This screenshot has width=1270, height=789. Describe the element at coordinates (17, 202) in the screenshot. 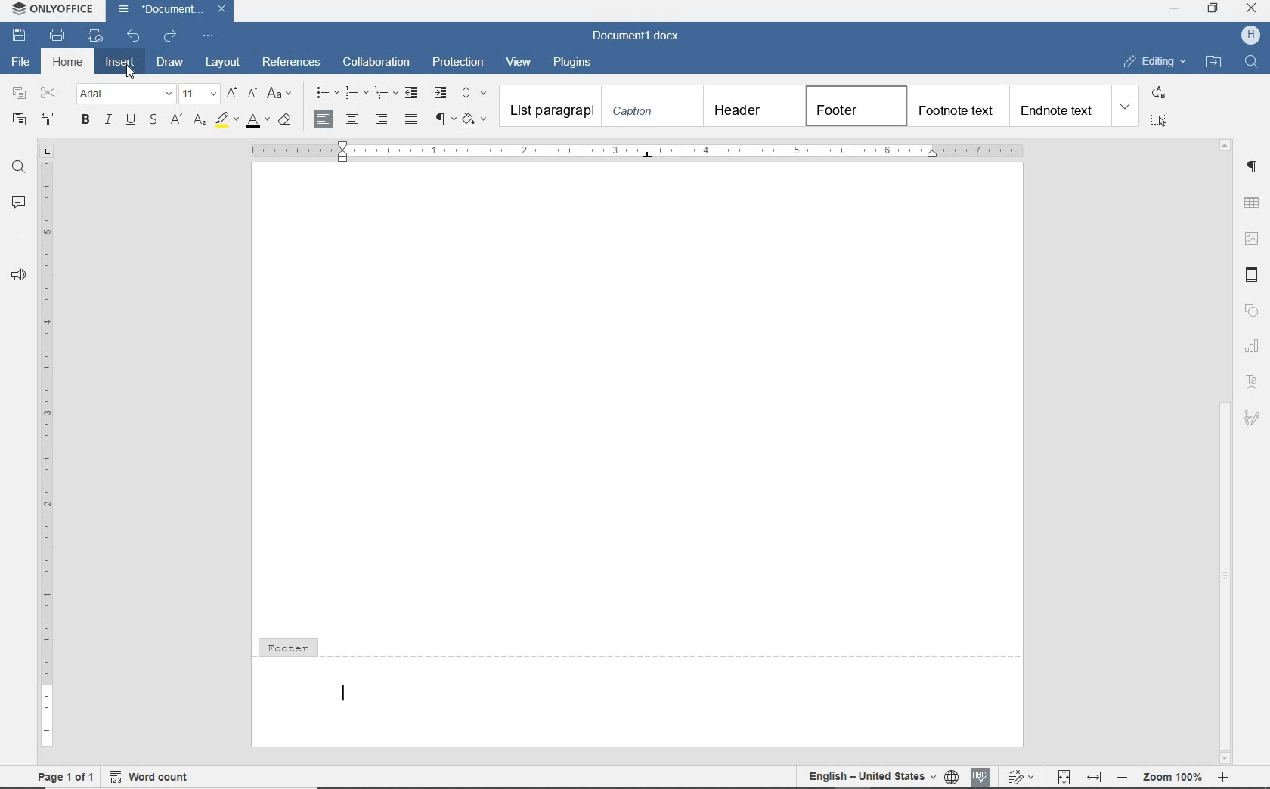

I see `comments` at that location.